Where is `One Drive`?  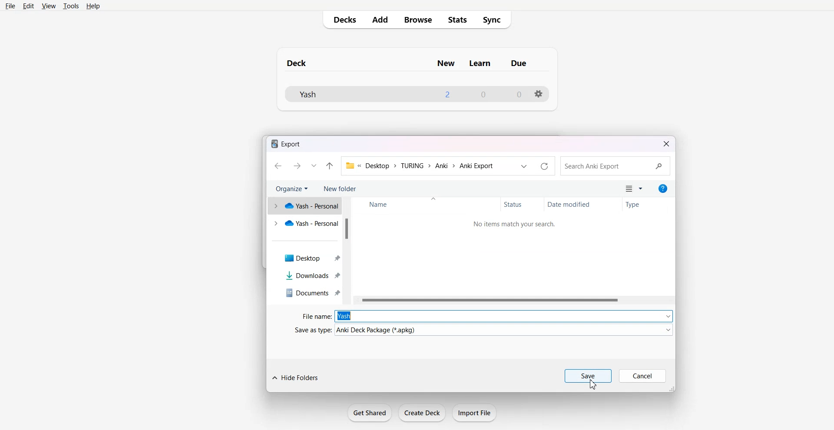
One Drive is located at coordinates (304, 206).